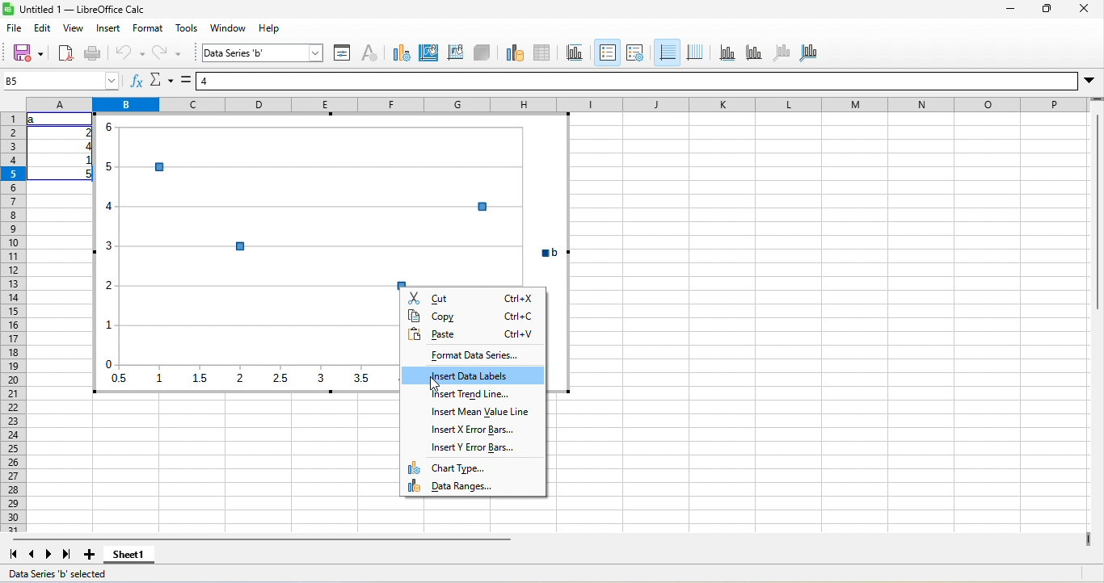  Describe the element at coordinates (402, 54) in the screenshot. I see `chart type` at that location.